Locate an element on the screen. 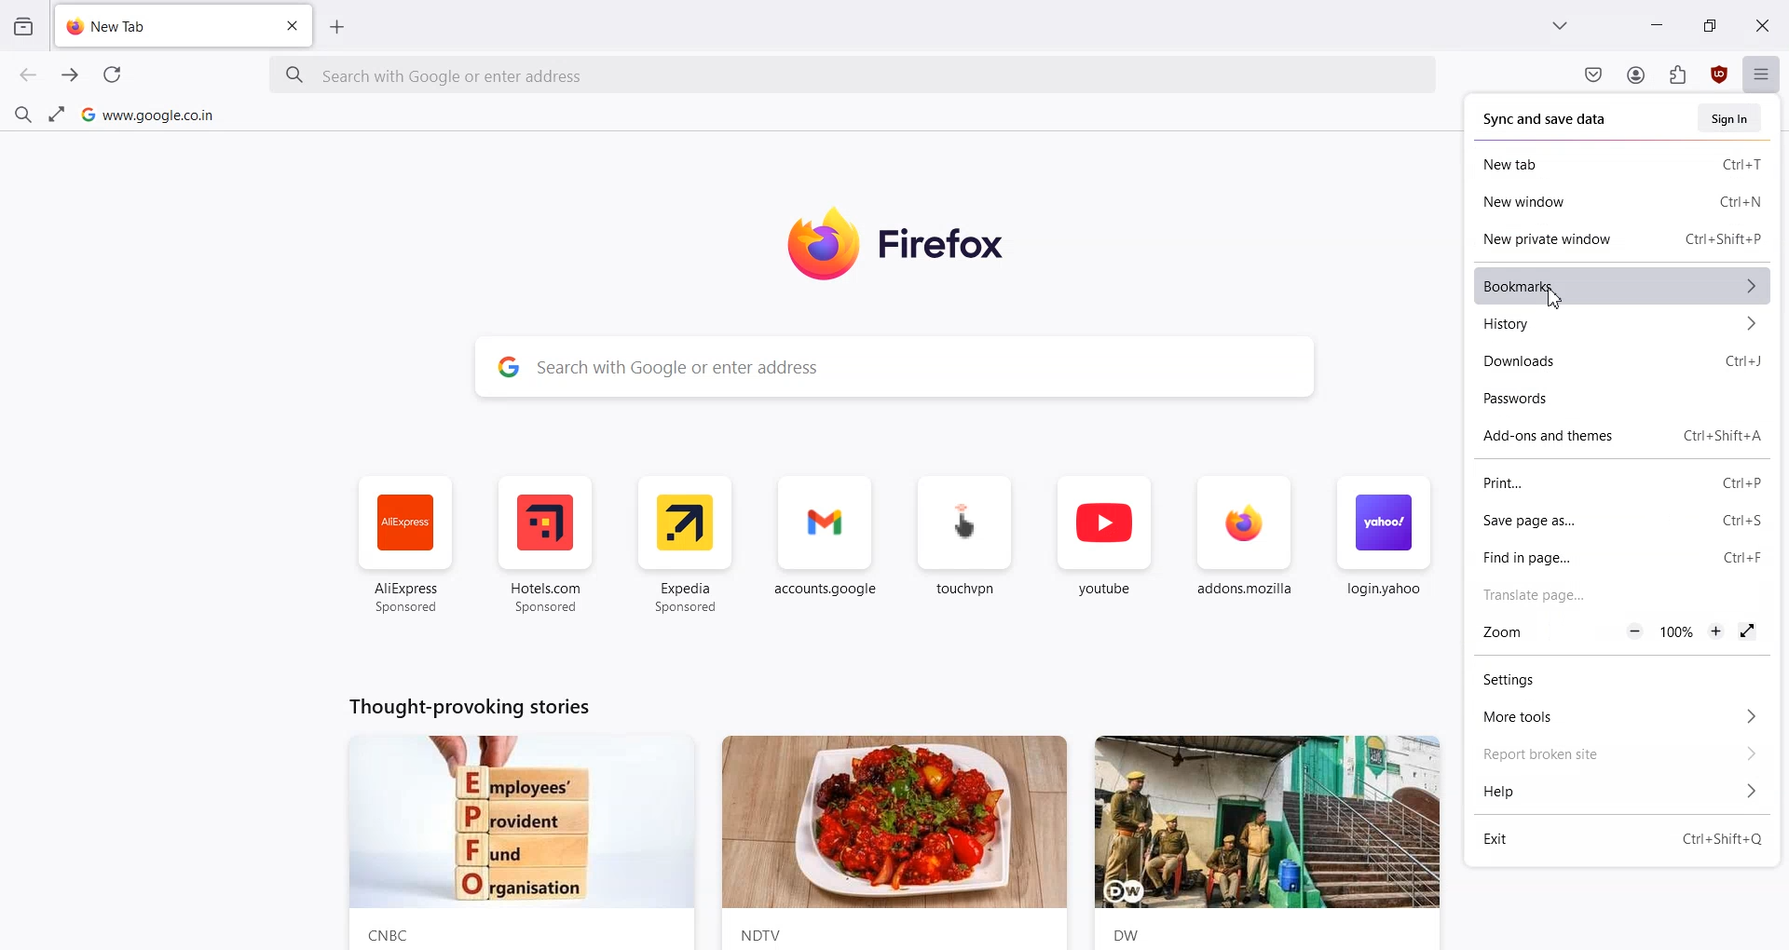 Image resolution: width=1789 pixels, height=950 pixels. Zoom Out is located at coordinates (1636, 631).